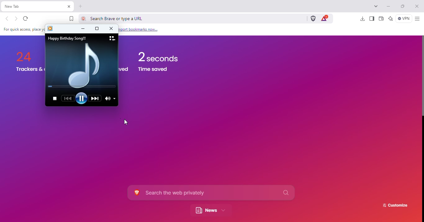  Describe the element at coordinates (83, 28) in the screenshot. I see `minimize` at that location.